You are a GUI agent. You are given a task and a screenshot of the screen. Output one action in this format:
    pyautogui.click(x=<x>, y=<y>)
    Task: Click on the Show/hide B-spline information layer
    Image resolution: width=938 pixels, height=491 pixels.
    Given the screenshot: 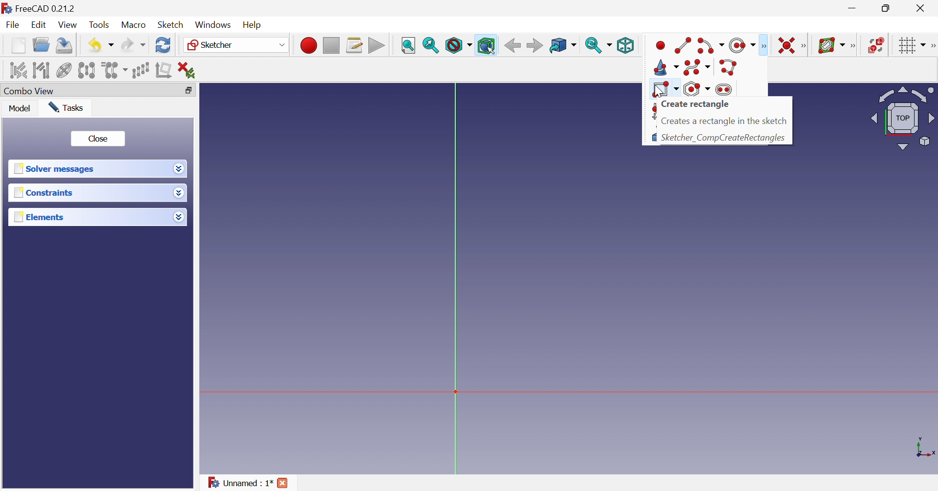 What is the action you would take?
    pyautogui.click(x=831, y=45)
    